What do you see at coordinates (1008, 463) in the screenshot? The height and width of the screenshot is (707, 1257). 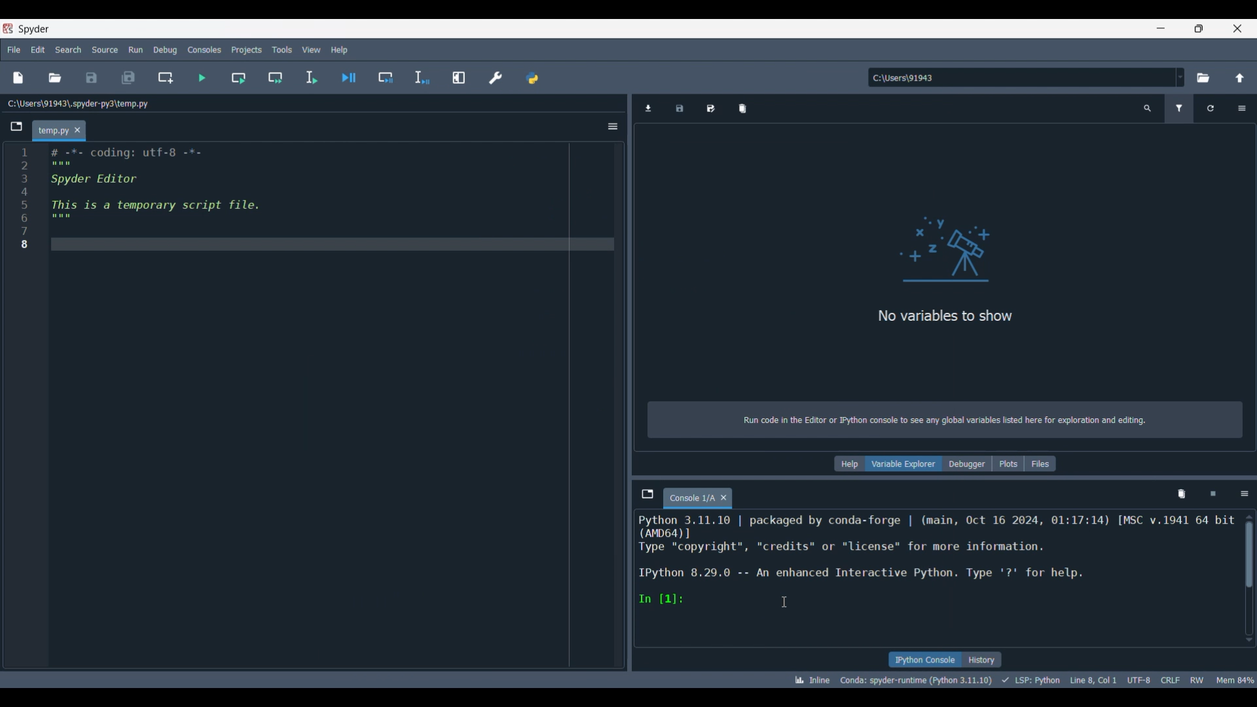 I see `Plots` at bounding box center [1008, 463].